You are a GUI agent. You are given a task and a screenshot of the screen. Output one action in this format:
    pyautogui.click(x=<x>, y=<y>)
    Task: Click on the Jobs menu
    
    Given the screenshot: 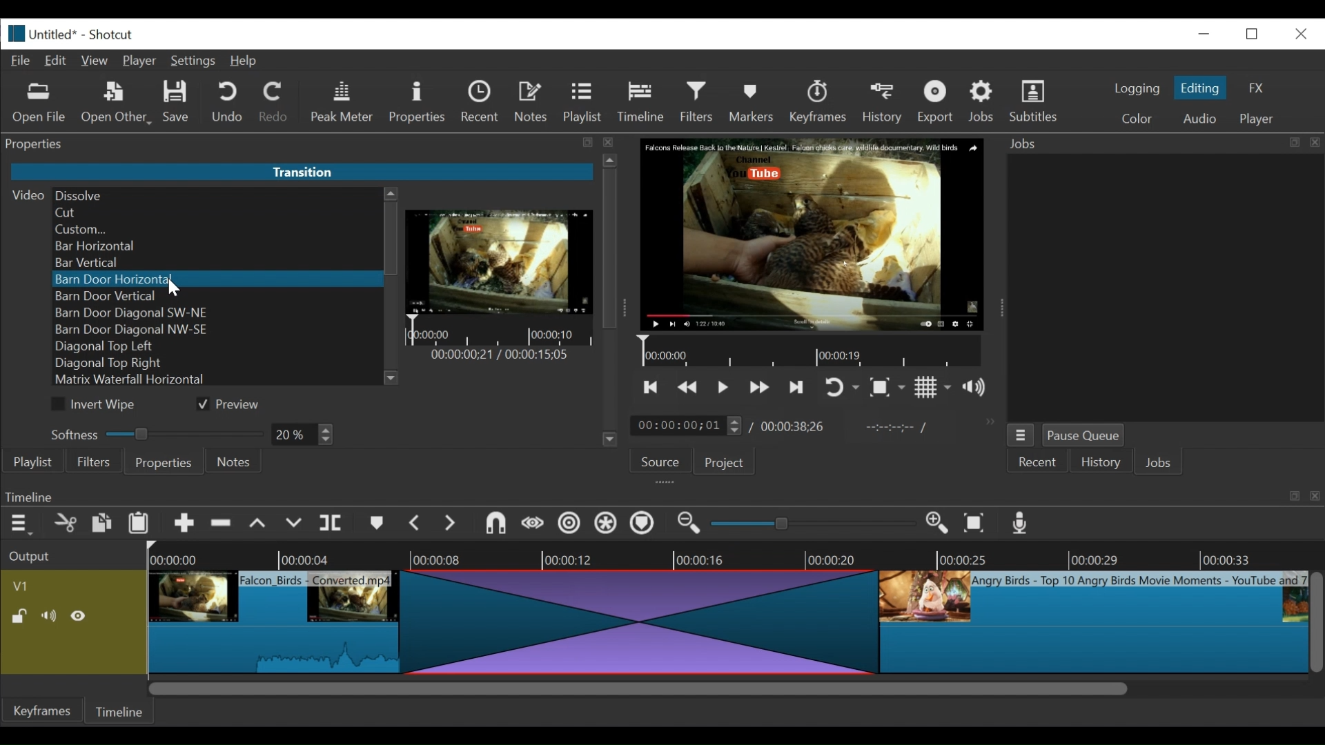 What is the action you would take?
    pyautogui.click(x=1155, y=142)
    